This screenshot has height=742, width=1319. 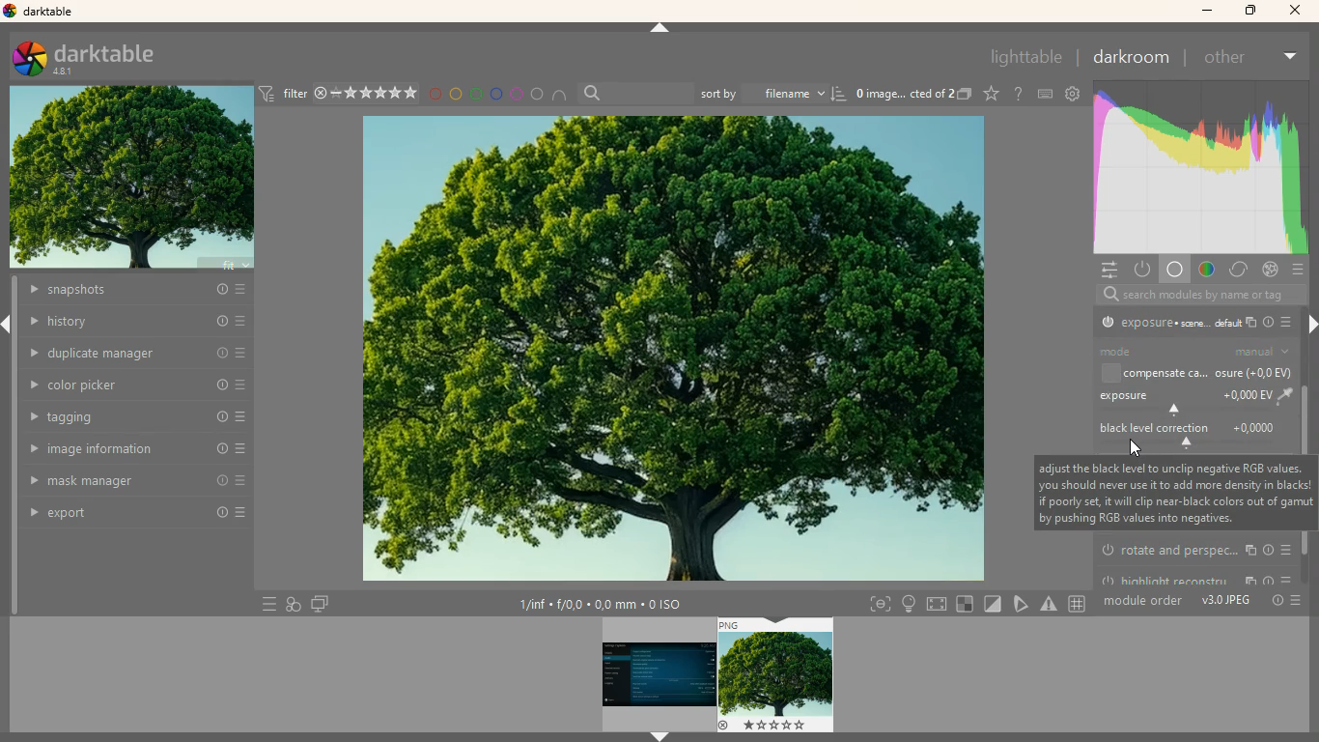 I want to click on effect, so click(x=1271, y=271).